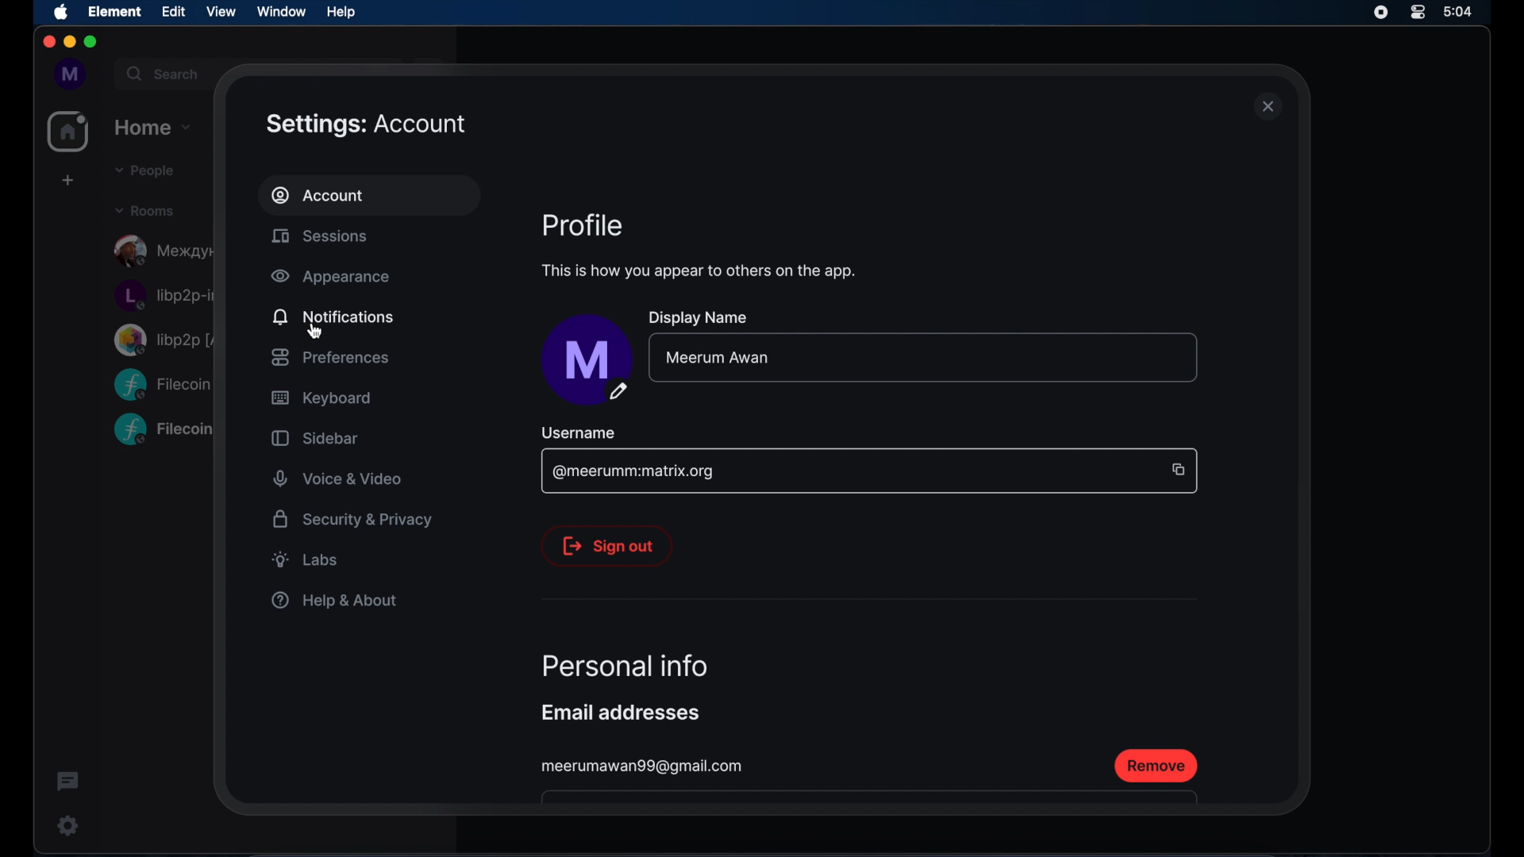  I want to click on settings: account, so click(366, 125).